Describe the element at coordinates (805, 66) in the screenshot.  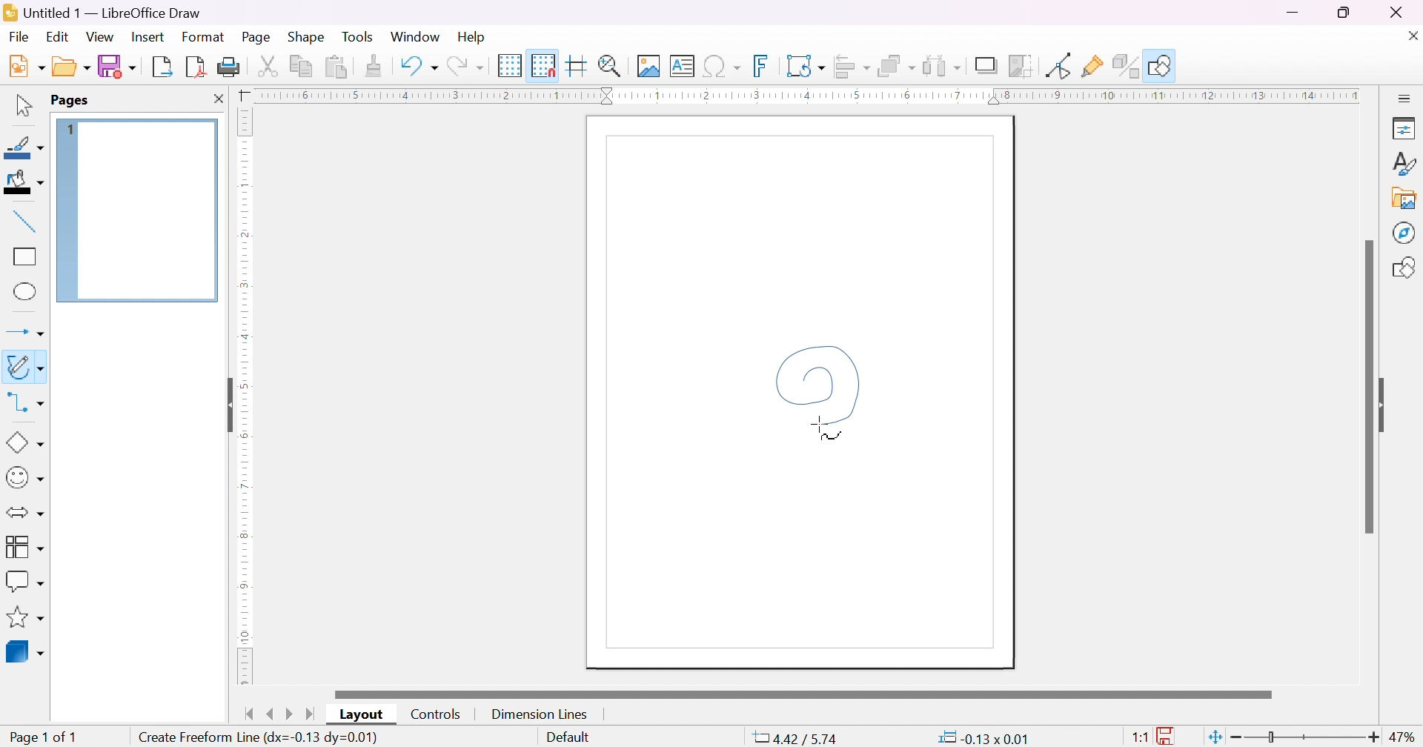
I see `transformation` at that location.